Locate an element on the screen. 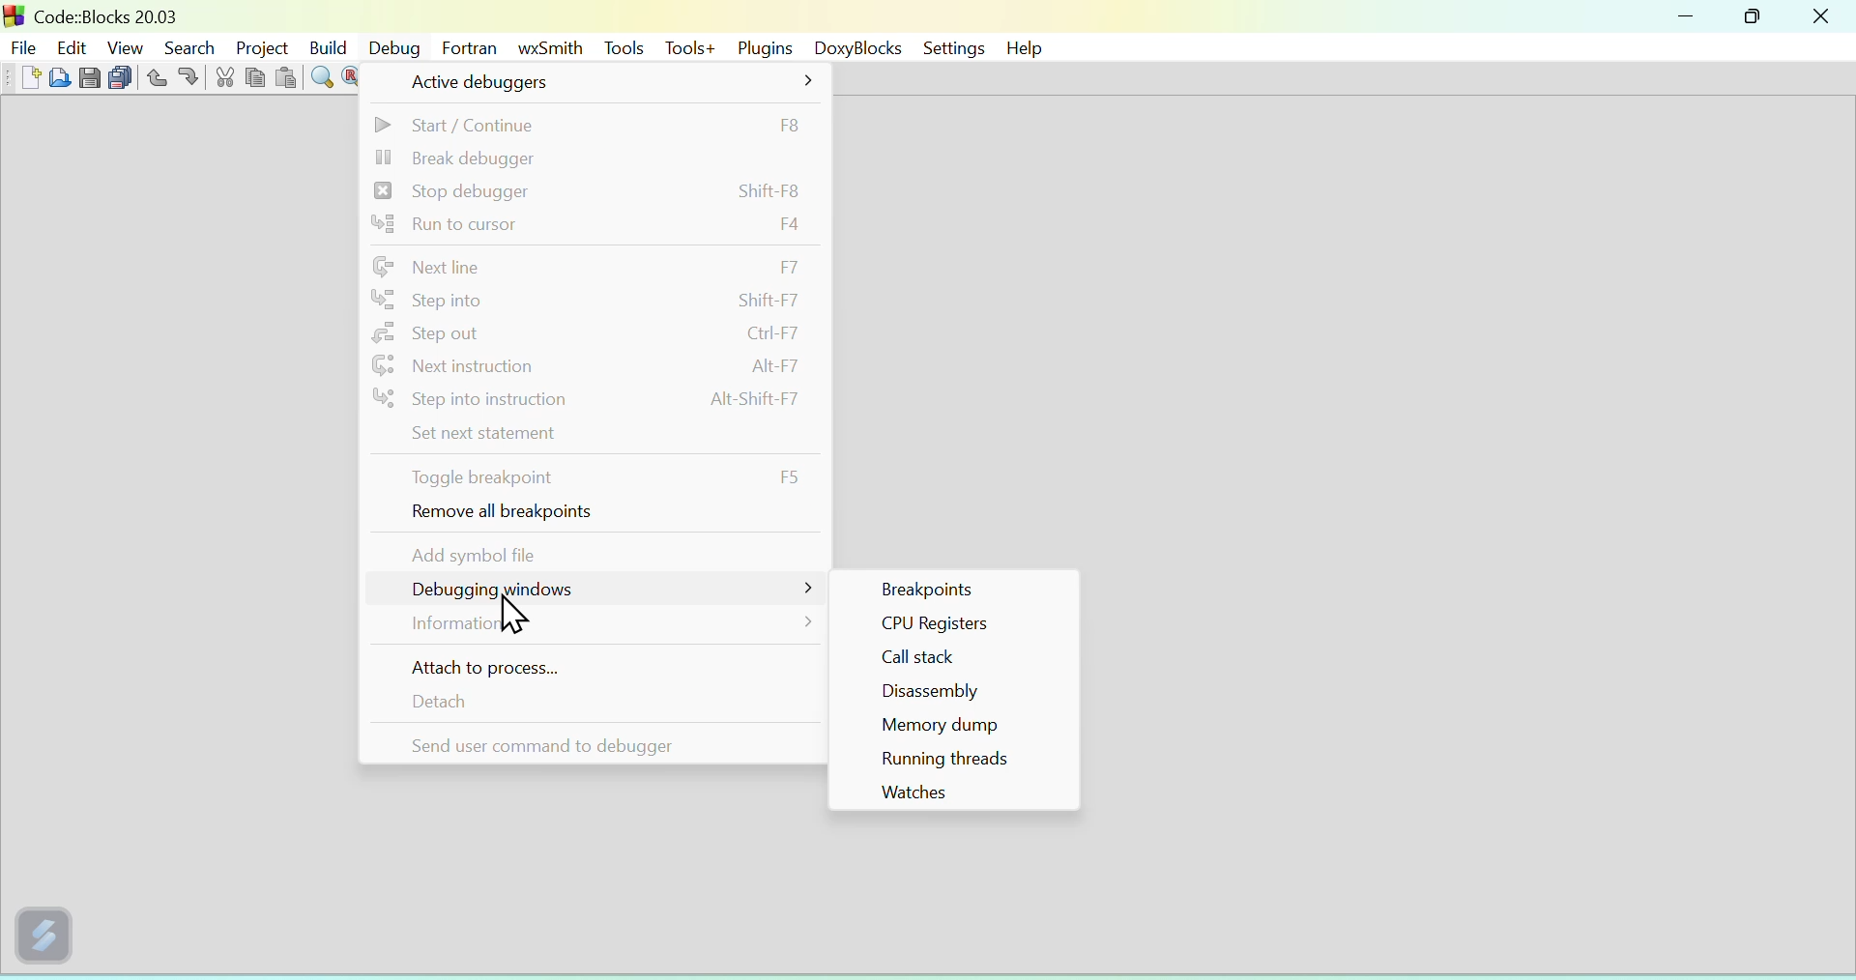 The image size is (1856, 980). new file is located at coordinates (27, 77).